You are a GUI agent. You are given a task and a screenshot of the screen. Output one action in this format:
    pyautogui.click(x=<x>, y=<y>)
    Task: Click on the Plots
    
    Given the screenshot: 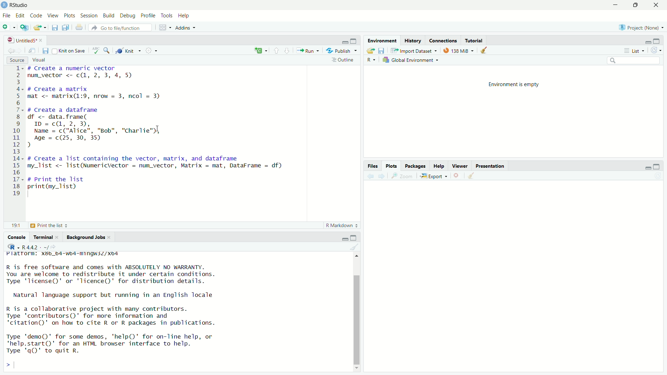 What is the action you would take?
    pyautogui.click(x=69, y=16)
    